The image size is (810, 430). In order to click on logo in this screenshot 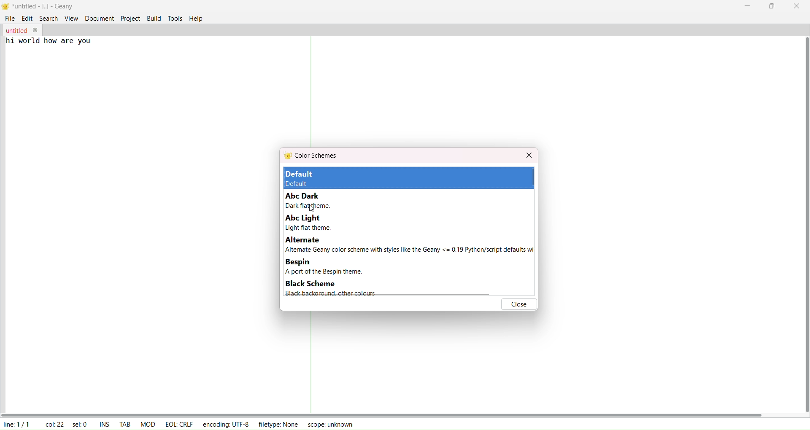, I will do `click(6, 6)`.